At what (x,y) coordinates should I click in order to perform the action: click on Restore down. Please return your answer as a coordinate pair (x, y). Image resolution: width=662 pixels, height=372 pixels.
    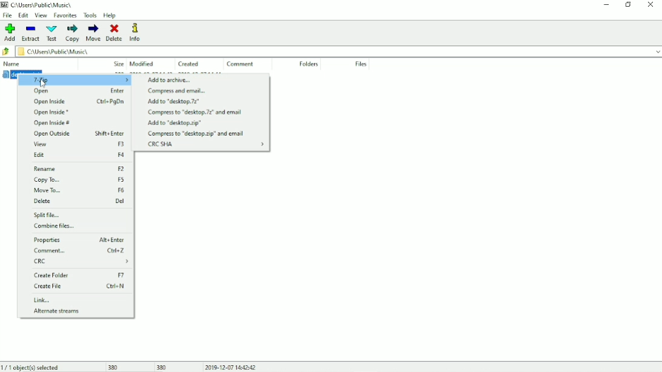
    Looking at the image, I should click on (629, 4).